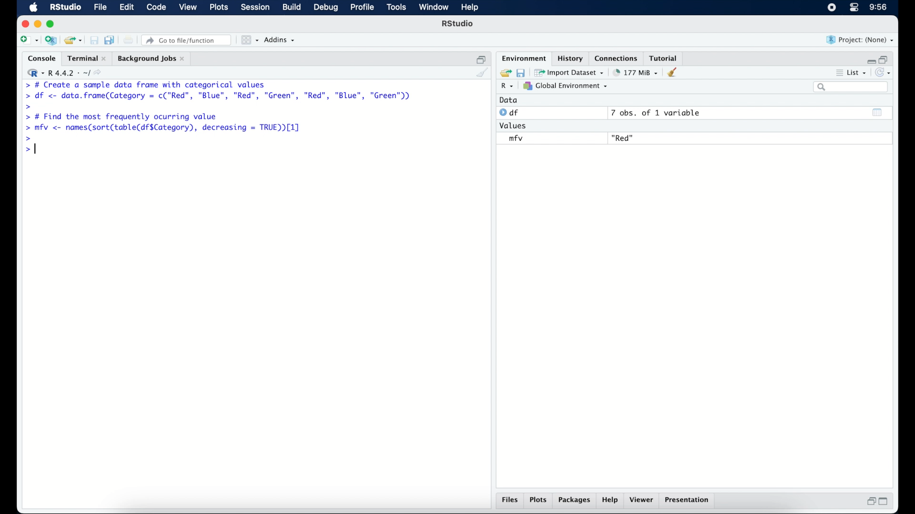 The image size is (915, 514). I want to click on packages, so click(575, 501).